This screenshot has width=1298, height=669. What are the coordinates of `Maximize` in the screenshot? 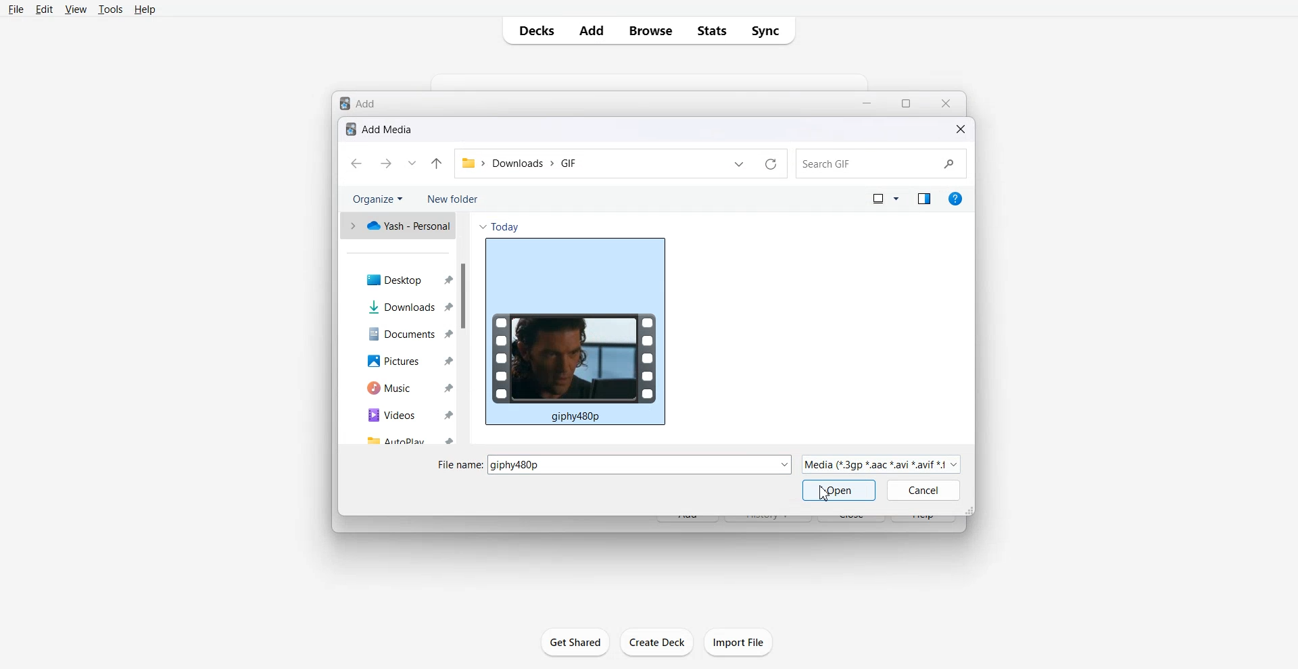 It's located at (907, 103).